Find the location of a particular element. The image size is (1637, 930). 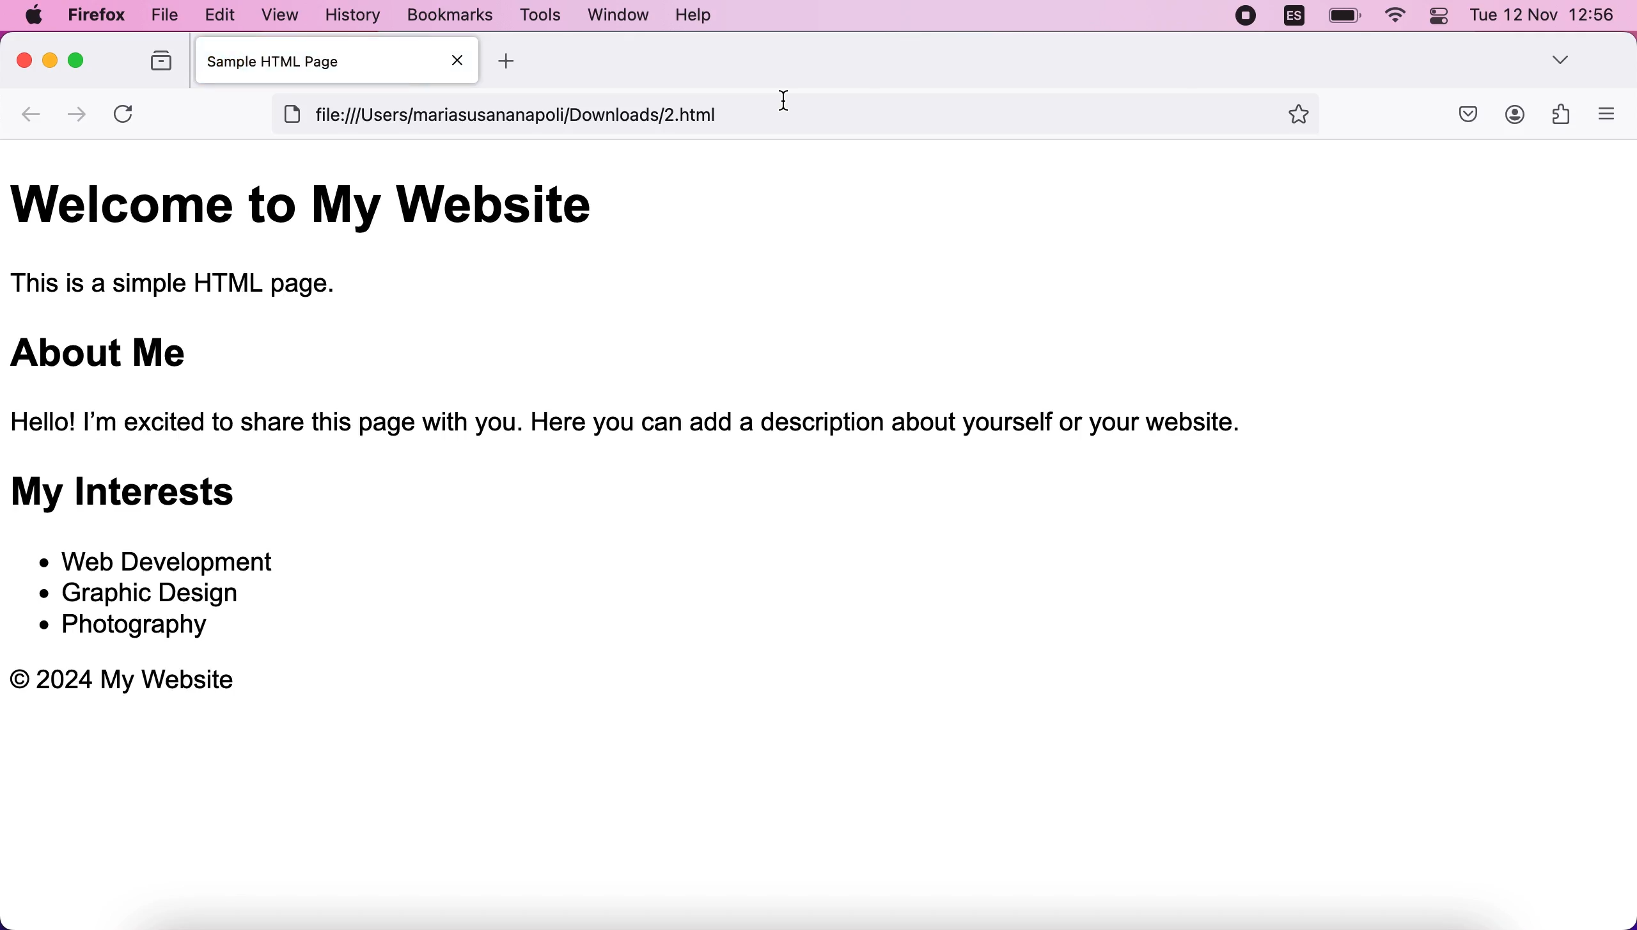

panel control is located at coordinates (1436, 20).